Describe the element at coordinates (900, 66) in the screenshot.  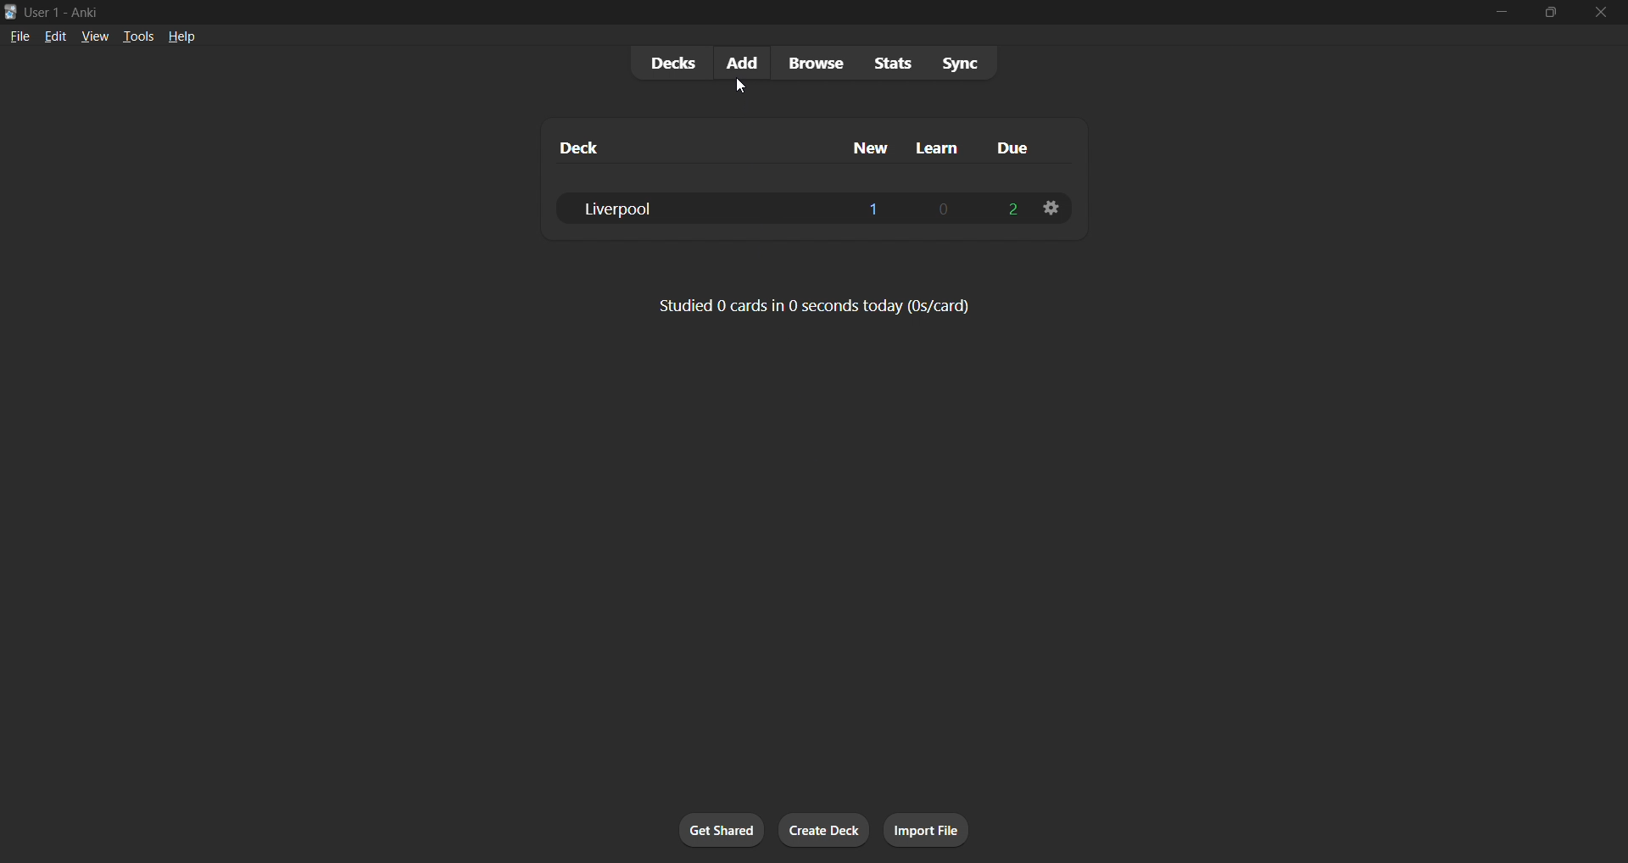
I see `stats` at that location.